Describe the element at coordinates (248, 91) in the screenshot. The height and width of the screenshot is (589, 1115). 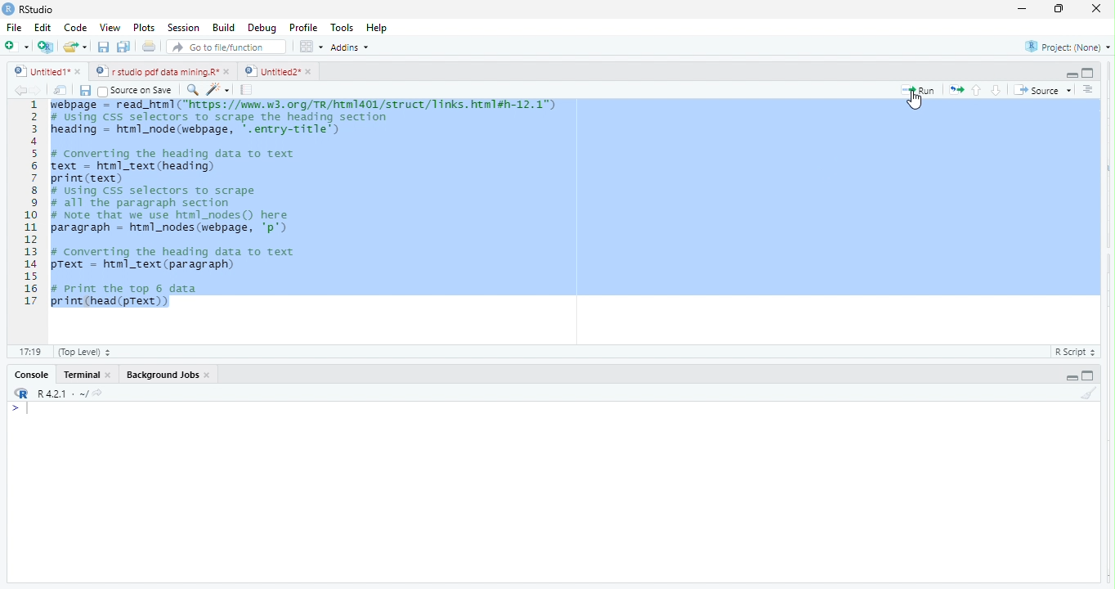
I see `compile report` at that location.